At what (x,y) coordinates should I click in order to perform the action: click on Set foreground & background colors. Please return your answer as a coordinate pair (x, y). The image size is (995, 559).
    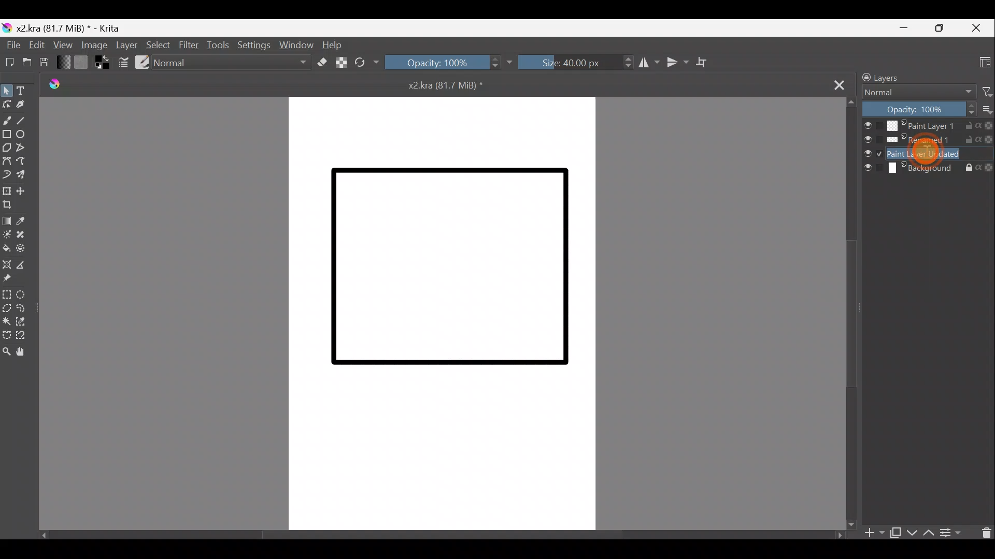
    Looking at the image, I should click on (100, 63).